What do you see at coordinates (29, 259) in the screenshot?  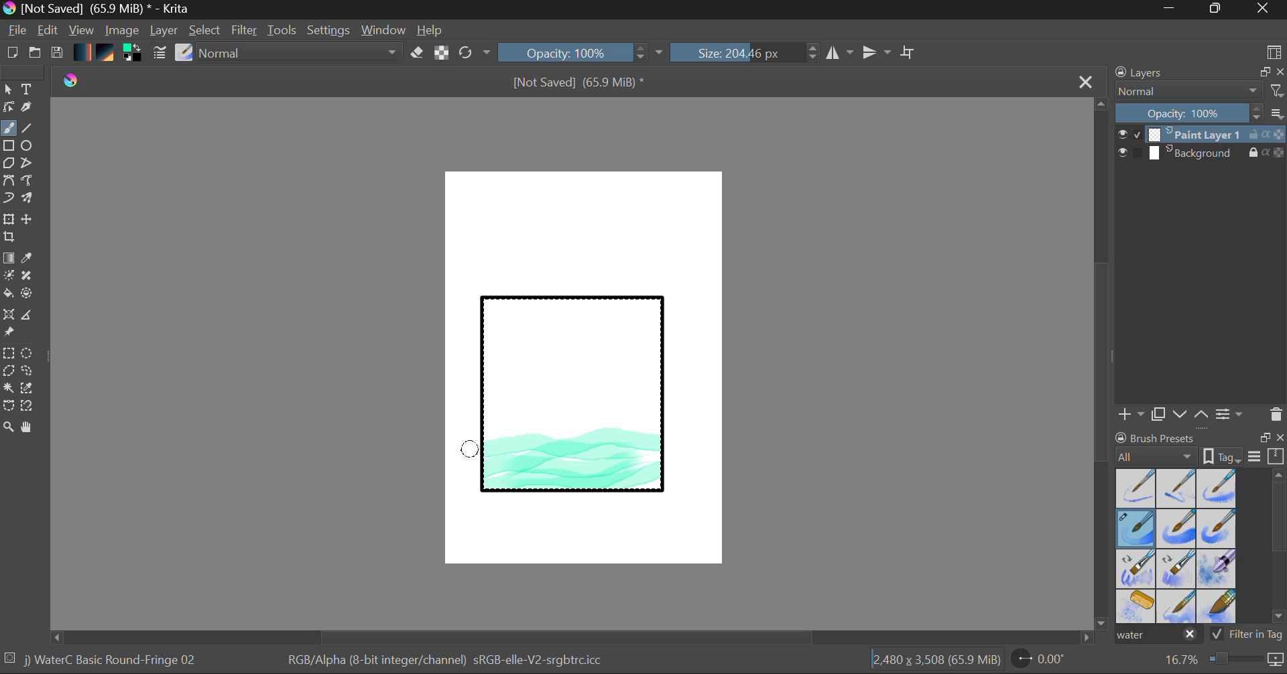 I see `Eyedropper` at bounding box center [29, 259].